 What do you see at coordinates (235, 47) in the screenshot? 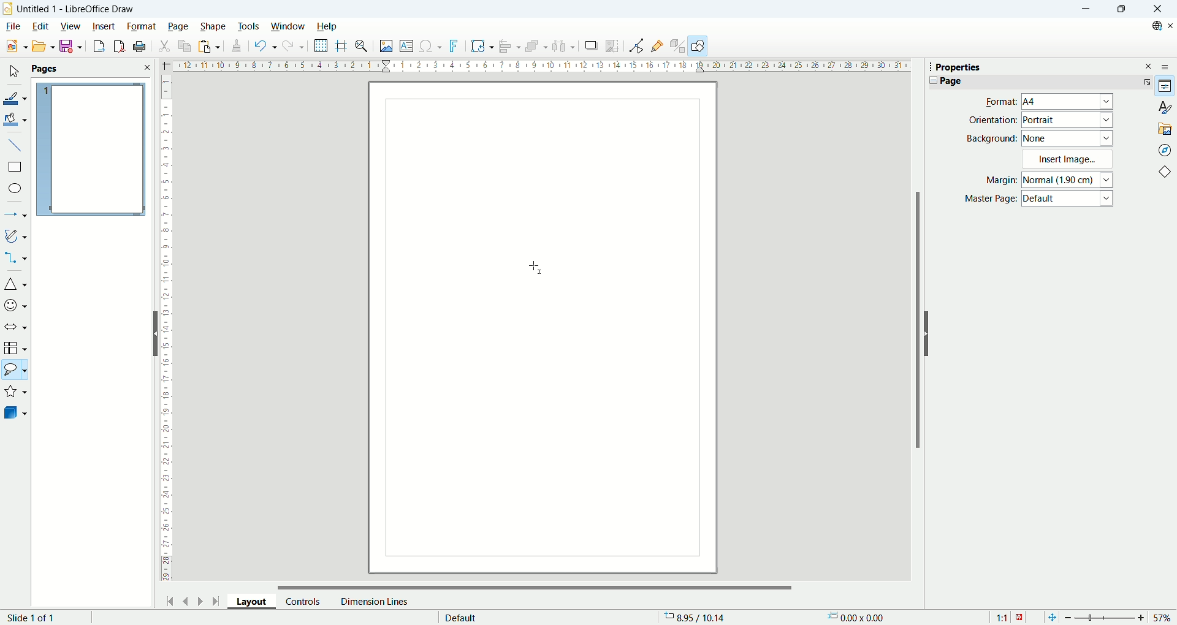
I see `clone formatting` at bounding box center [235, 47].